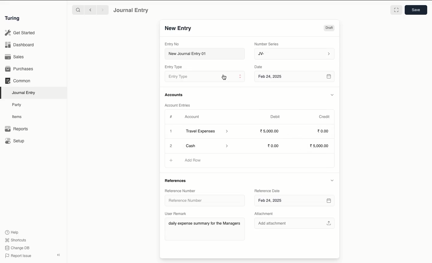  What do you see at coordinates (90, 10) in the screenshot?
I see `Backward` at bounding box center [90, 10].